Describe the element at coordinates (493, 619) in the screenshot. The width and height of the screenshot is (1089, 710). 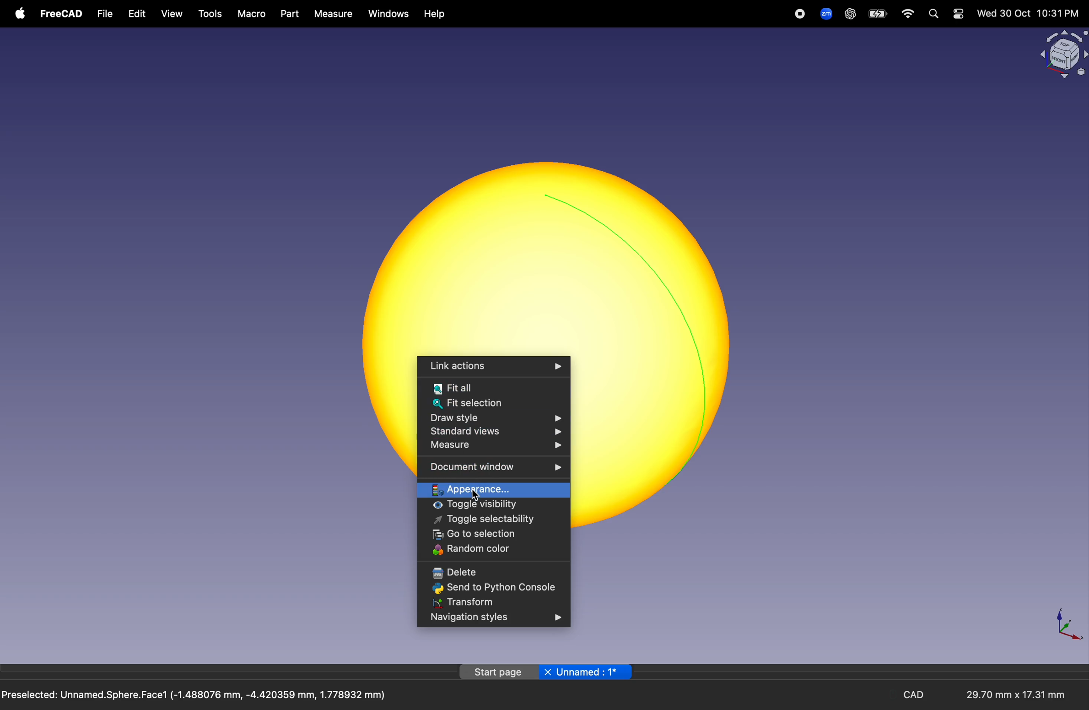
I see `navigation styles` at that location.